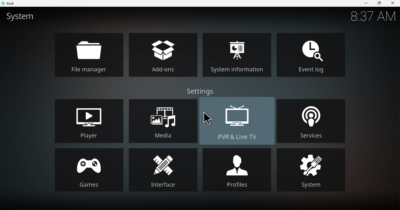  I want to click on System, so click(310, 169).